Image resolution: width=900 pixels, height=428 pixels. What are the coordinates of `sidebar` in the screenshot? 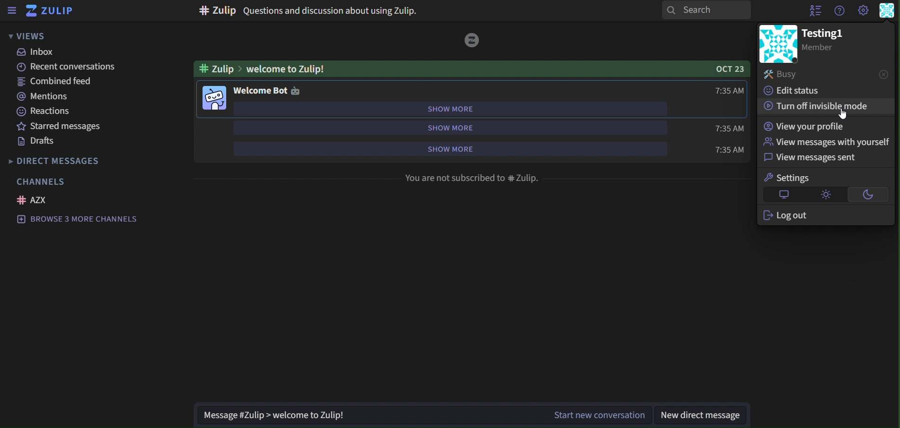 It's located at (13, 11).